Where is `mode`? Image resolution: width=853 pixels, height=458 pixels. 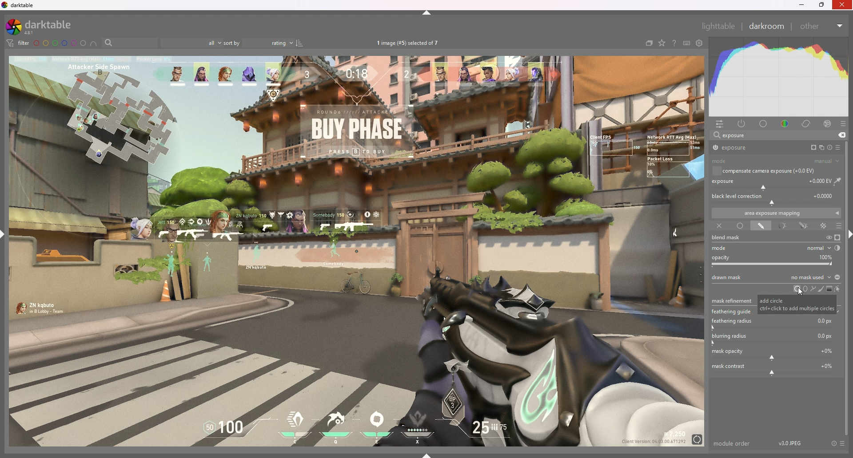 mode is located at coordinates (778, 248).